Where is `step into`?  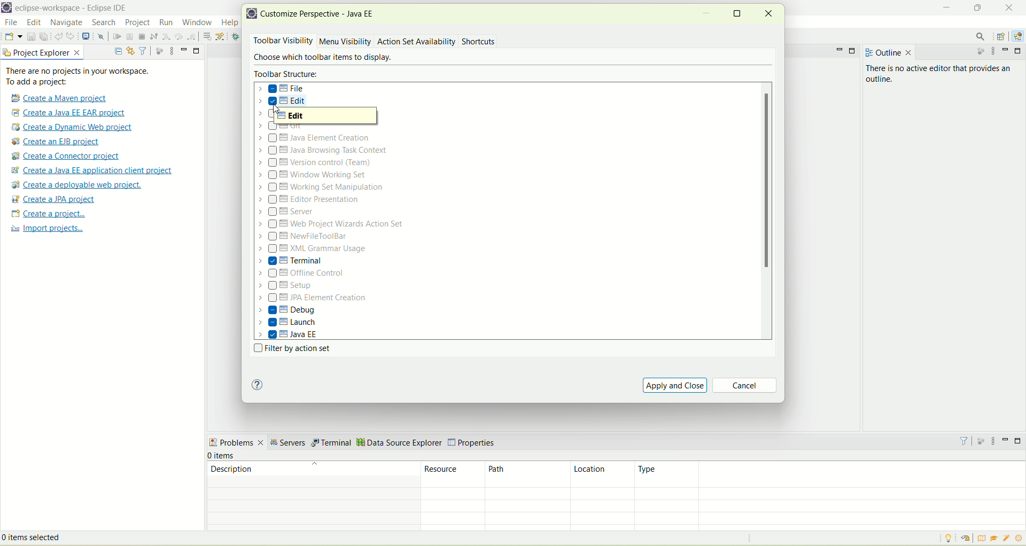
step into is located at coordinates (167, 38).